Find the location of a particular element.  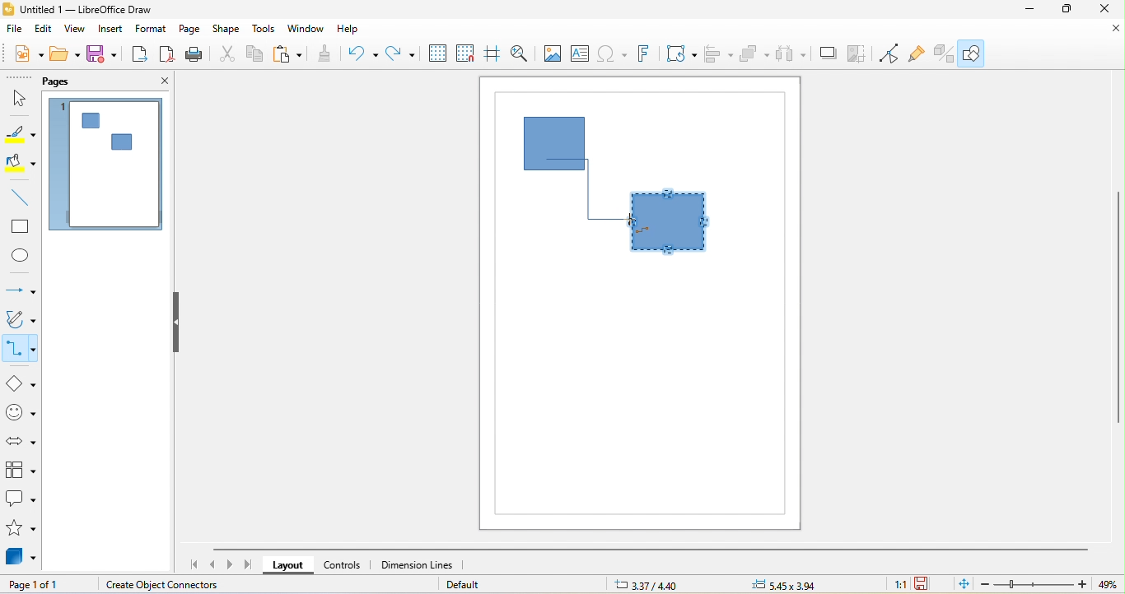

3d objects is located at coordinates (19, 557).